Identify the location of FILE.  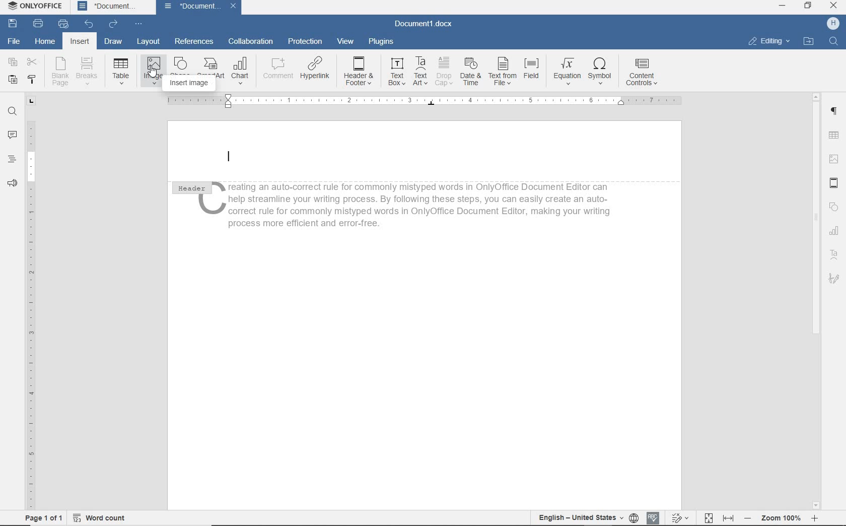
(13, 41).